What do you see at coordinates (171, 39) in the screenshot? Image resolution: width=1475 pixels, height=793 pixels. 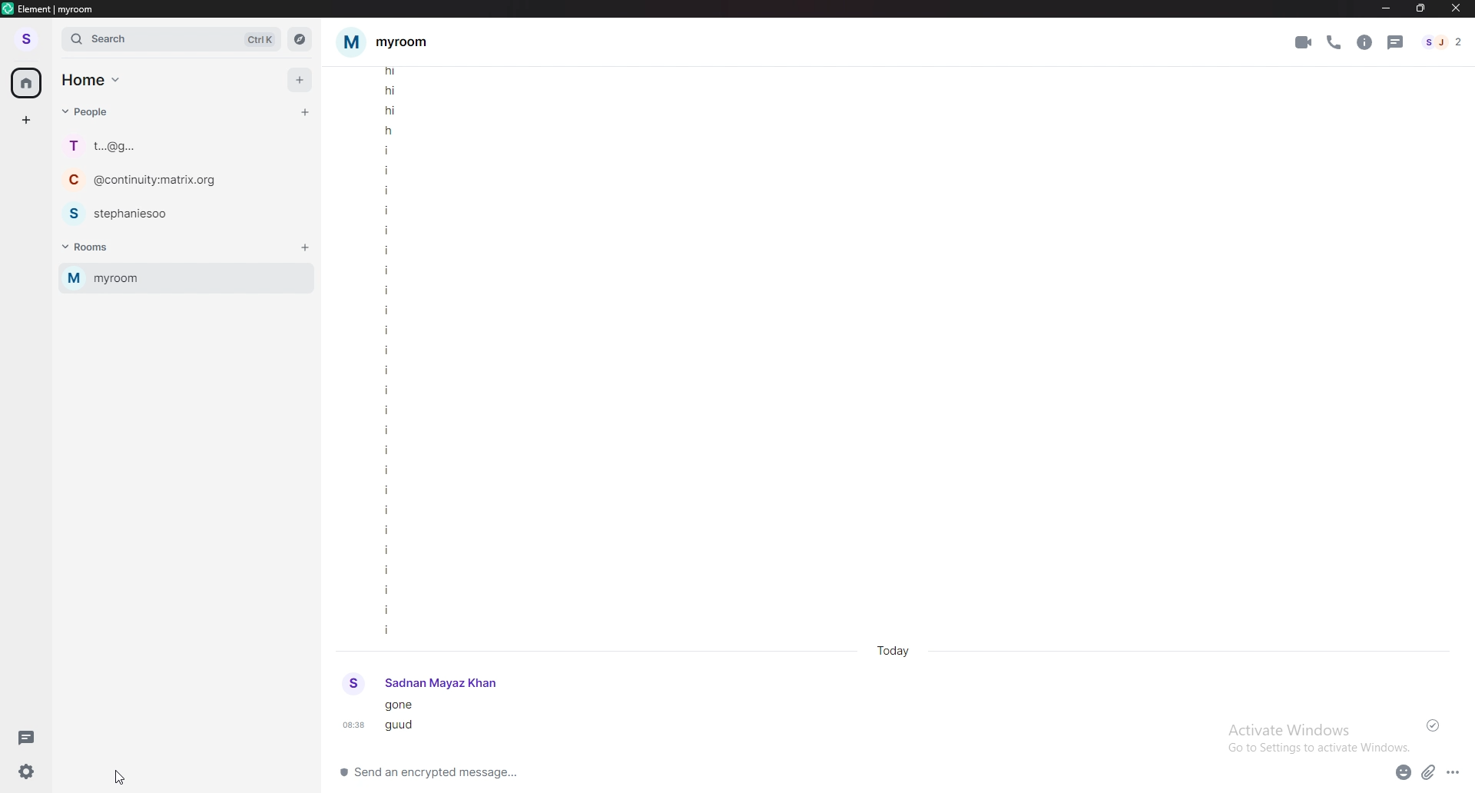 I see `search bar` at bounding box center [171, 39].